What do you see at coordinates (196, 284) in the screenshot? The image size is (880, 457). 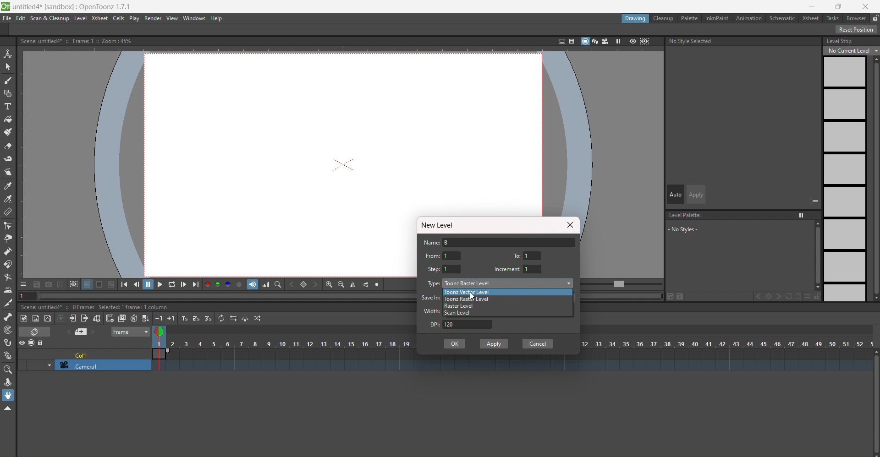 I see `last frame` at bounding box center [196, 284].